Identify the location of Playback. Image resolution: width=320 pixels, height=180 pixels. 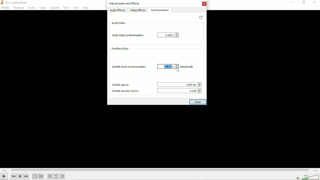
(18, 8).